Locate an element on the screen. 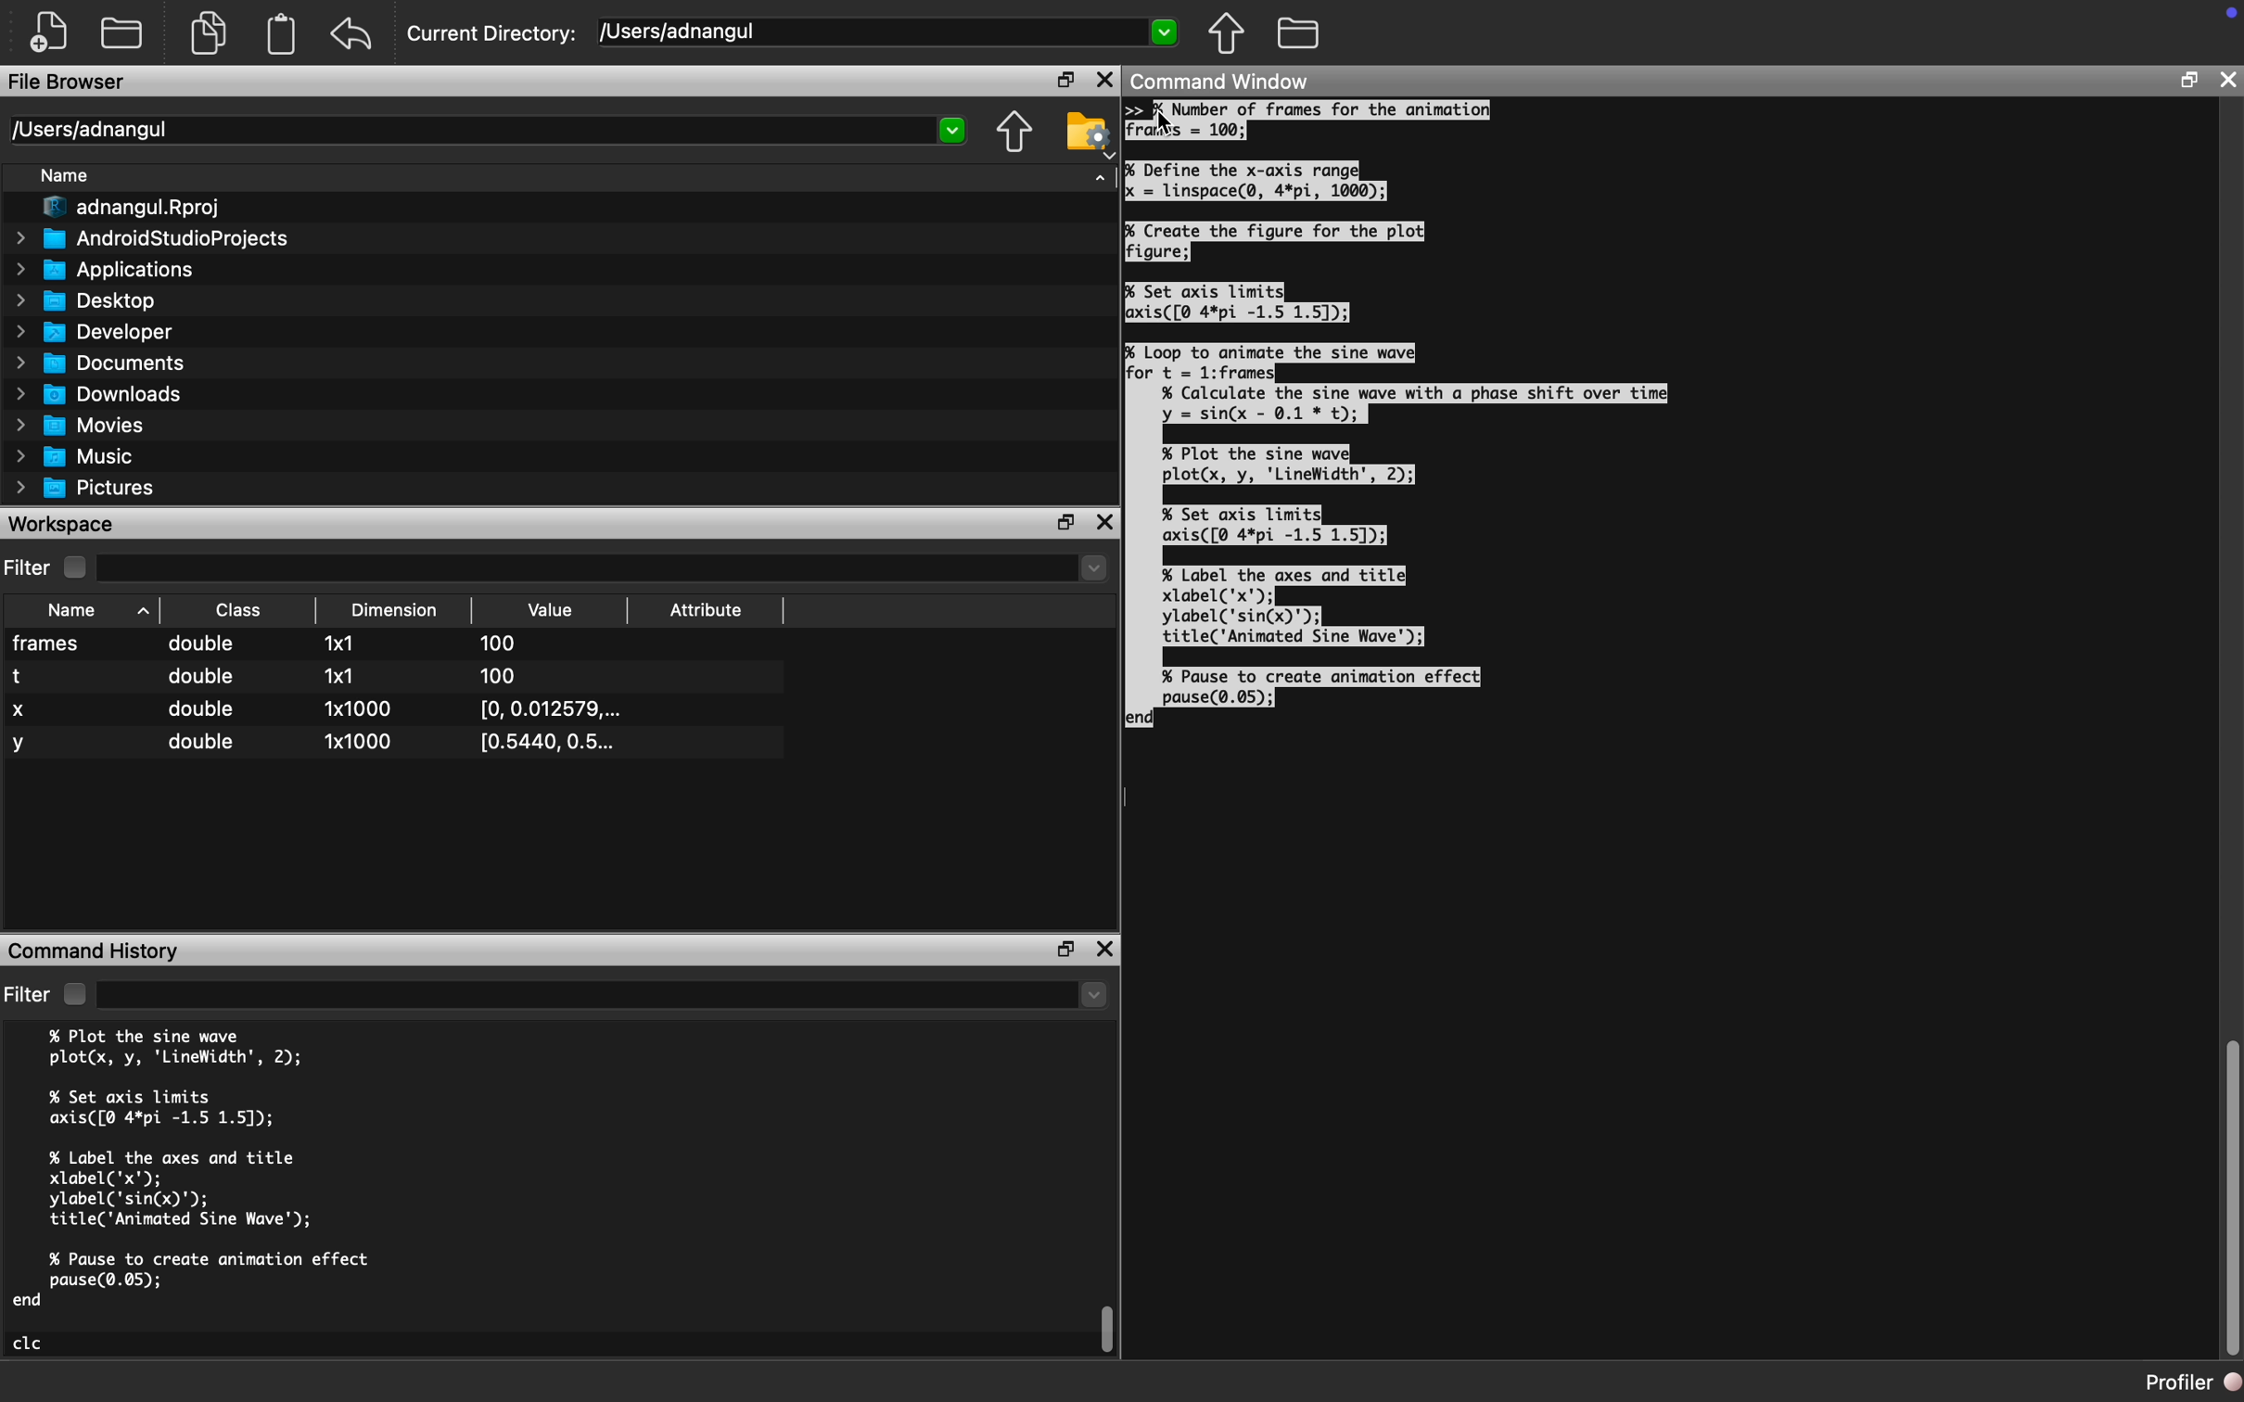  Downloads is located at coordinates (101, 397).